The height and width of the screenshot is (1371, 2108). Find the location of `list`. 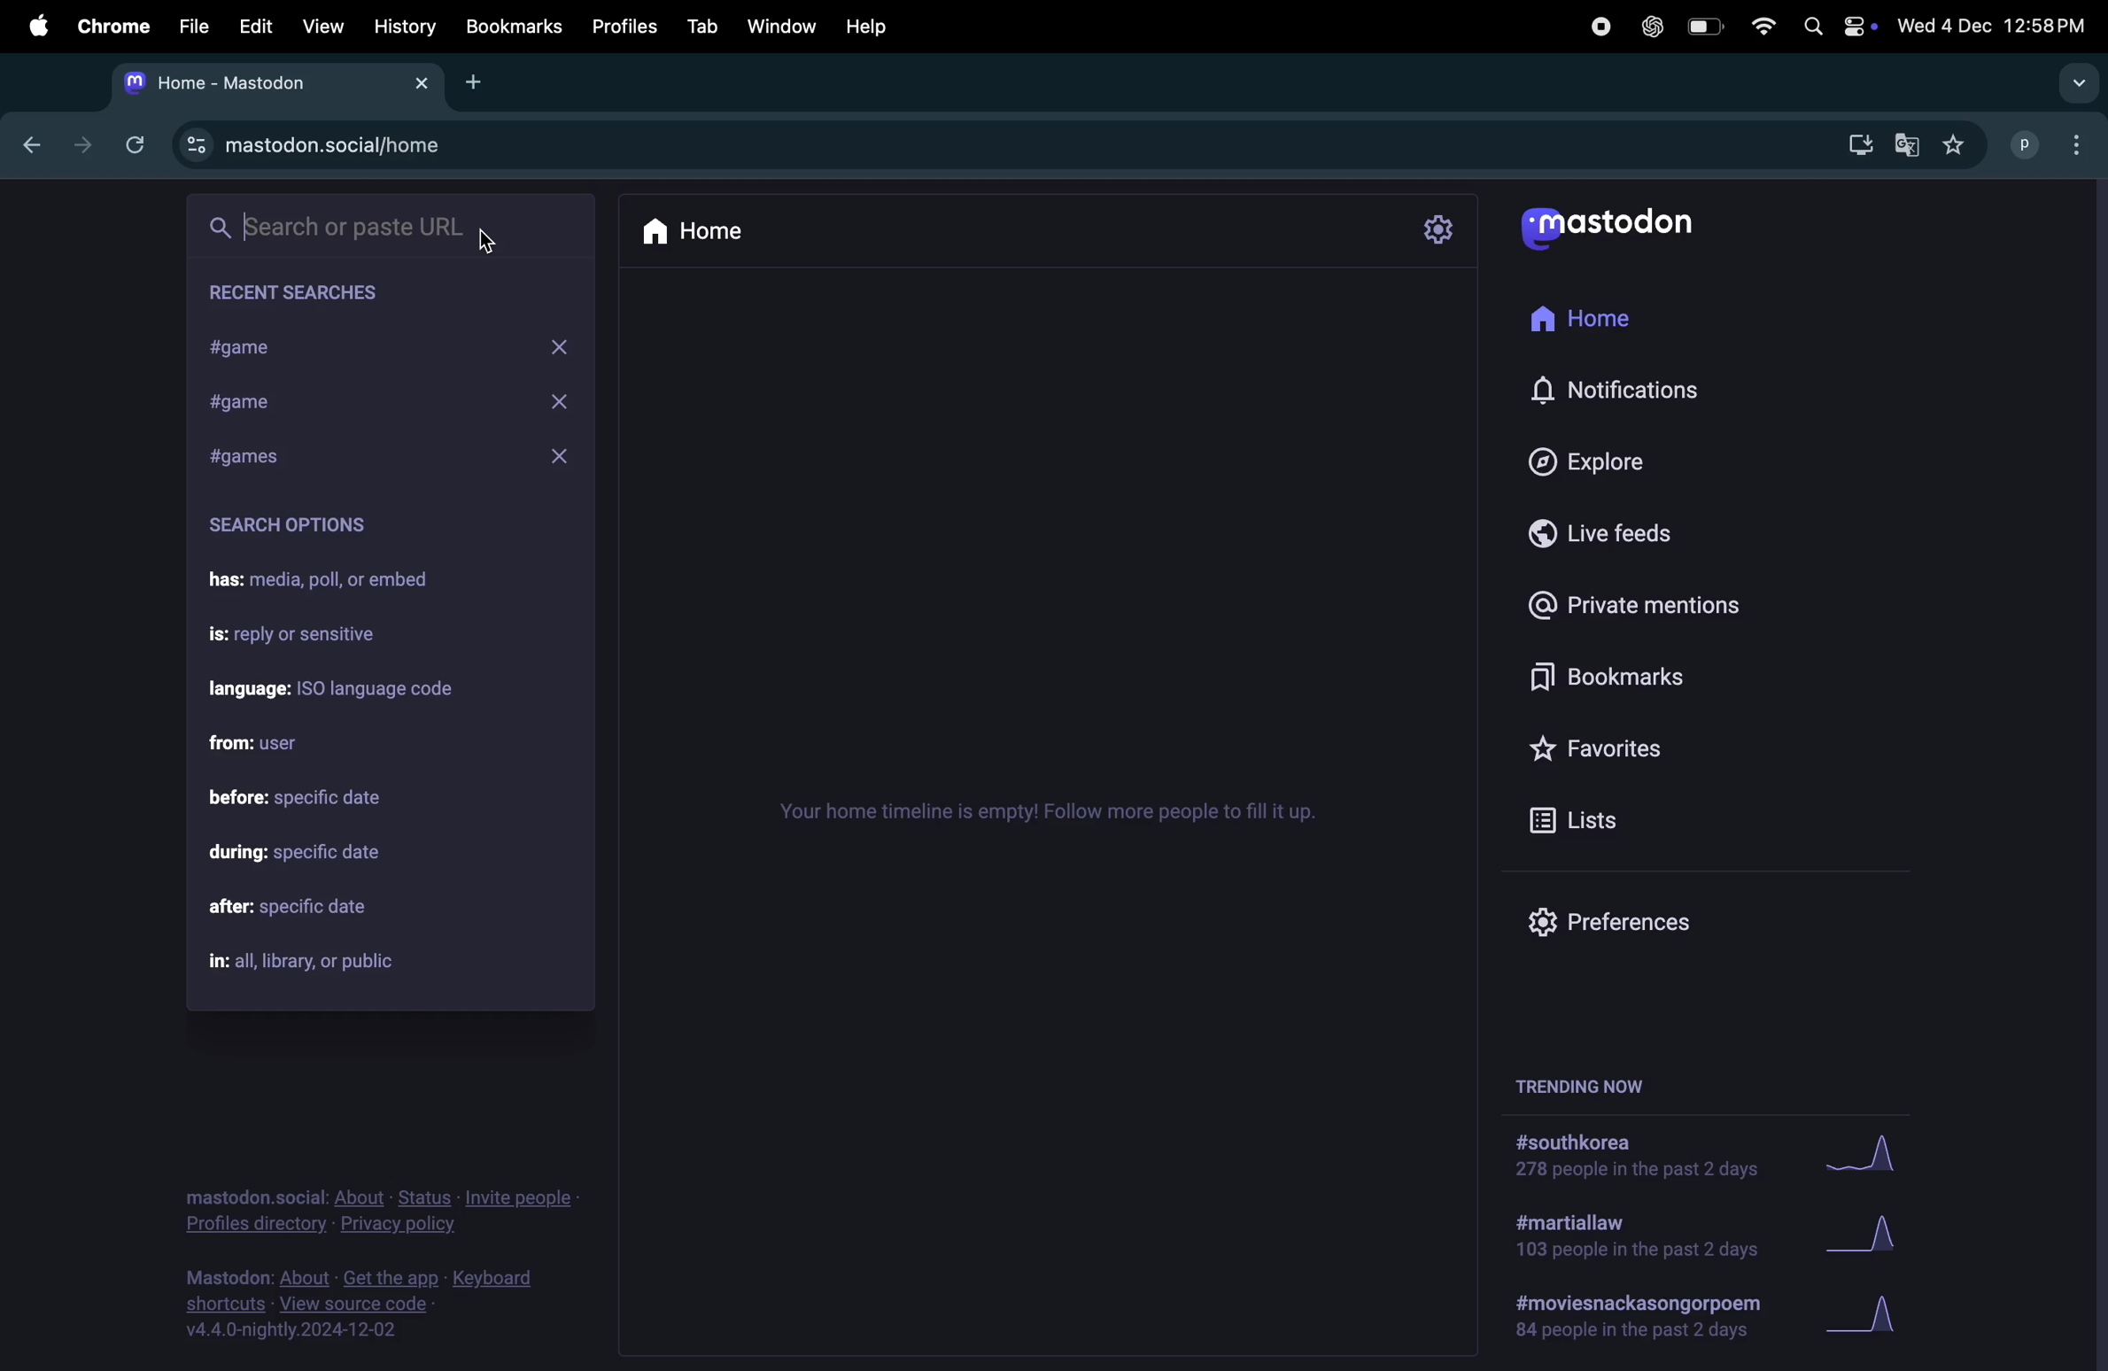

list is located at coordinates (1577, 817).